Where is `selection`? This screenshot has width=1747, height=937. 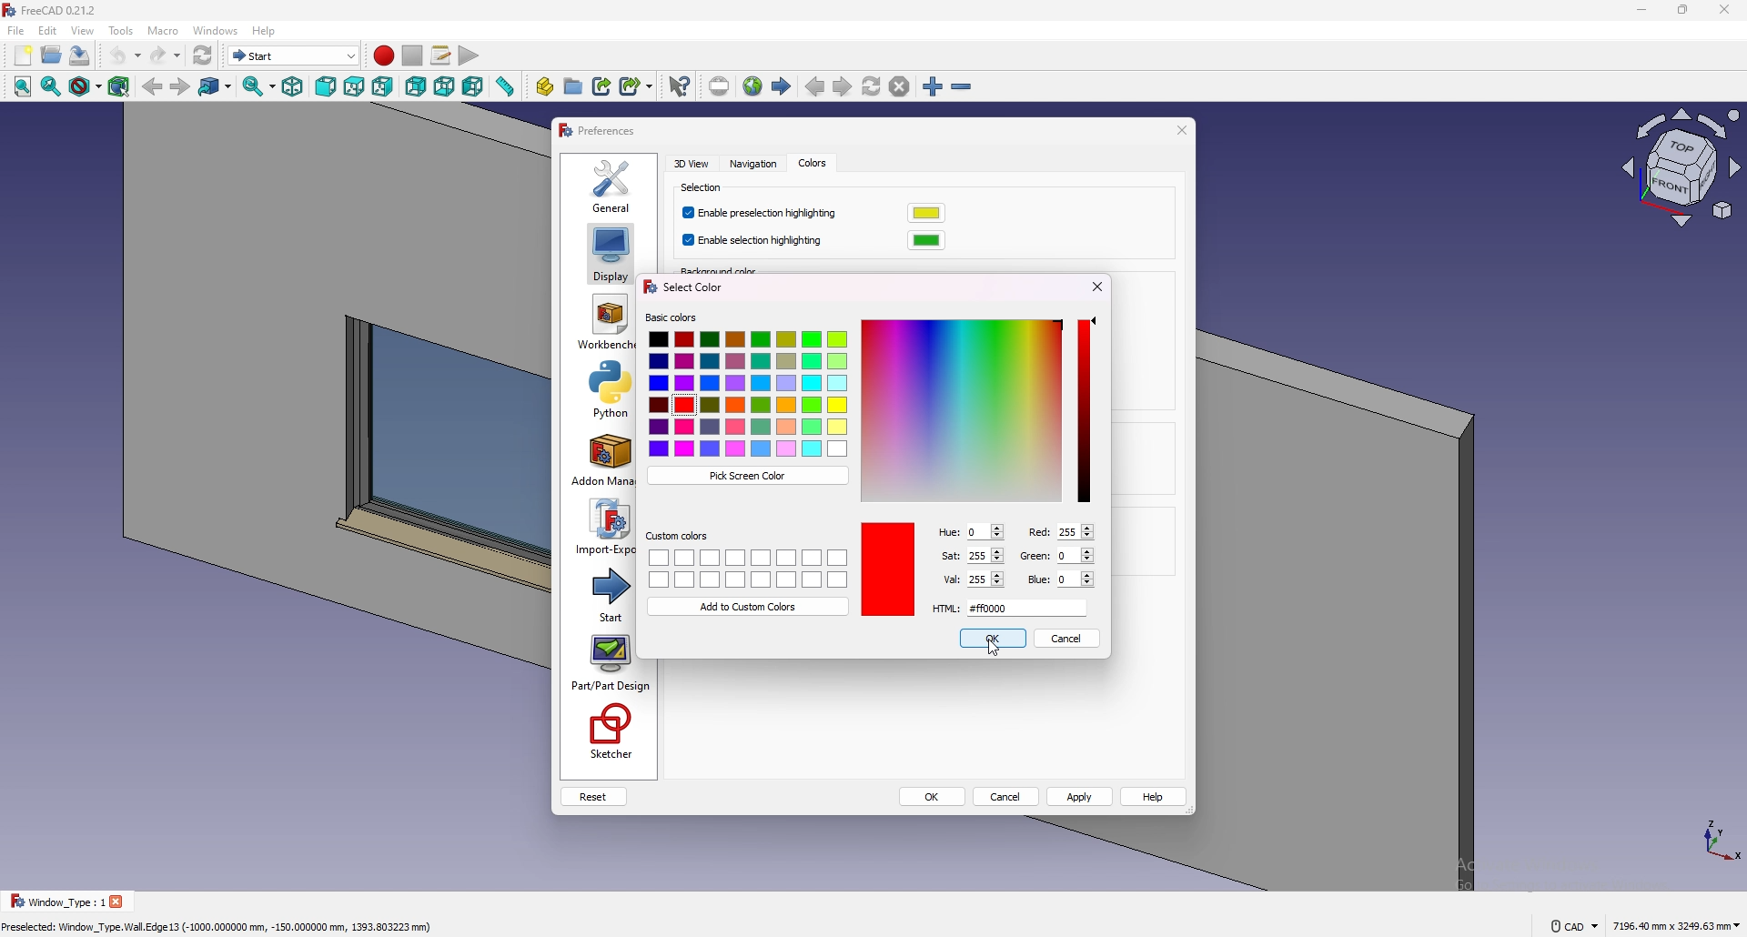
selection is located at coordinates (704, 188).